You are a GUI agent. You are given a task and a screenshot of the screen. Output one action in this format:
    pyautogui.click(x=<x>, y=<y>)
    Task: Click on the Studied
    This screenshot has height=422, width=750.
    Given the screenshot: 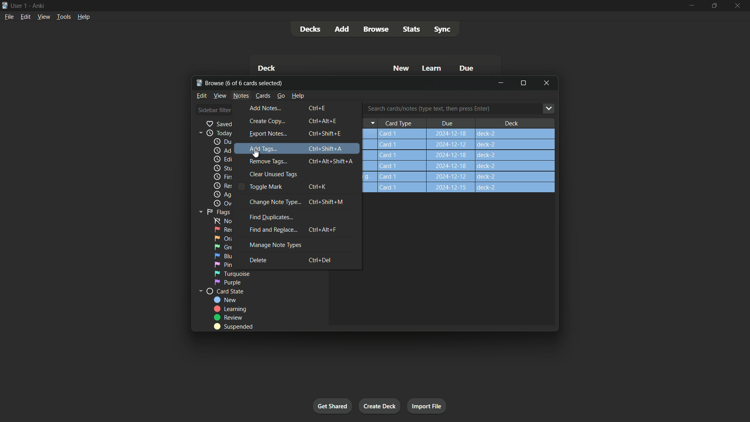 What is the action you would take?
    pyautogui.click(x=229, y=168)
    